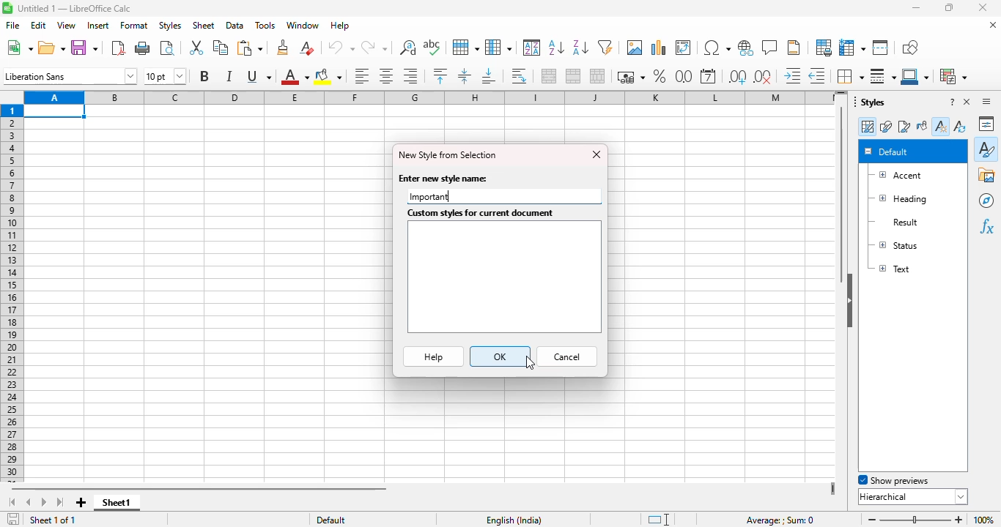 The image size is (1001, 527). I want to click on styles, so click(987, 148).